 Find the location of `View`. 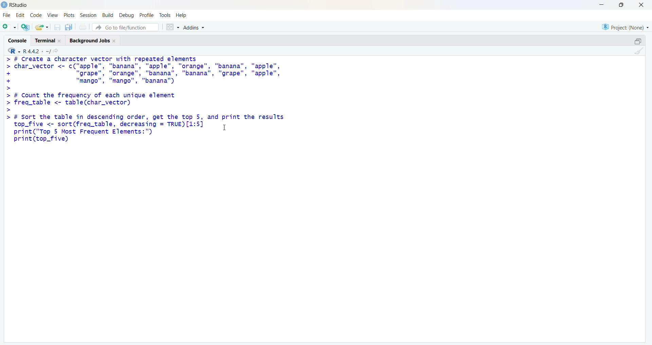

View is located at coordinates (53, 15).